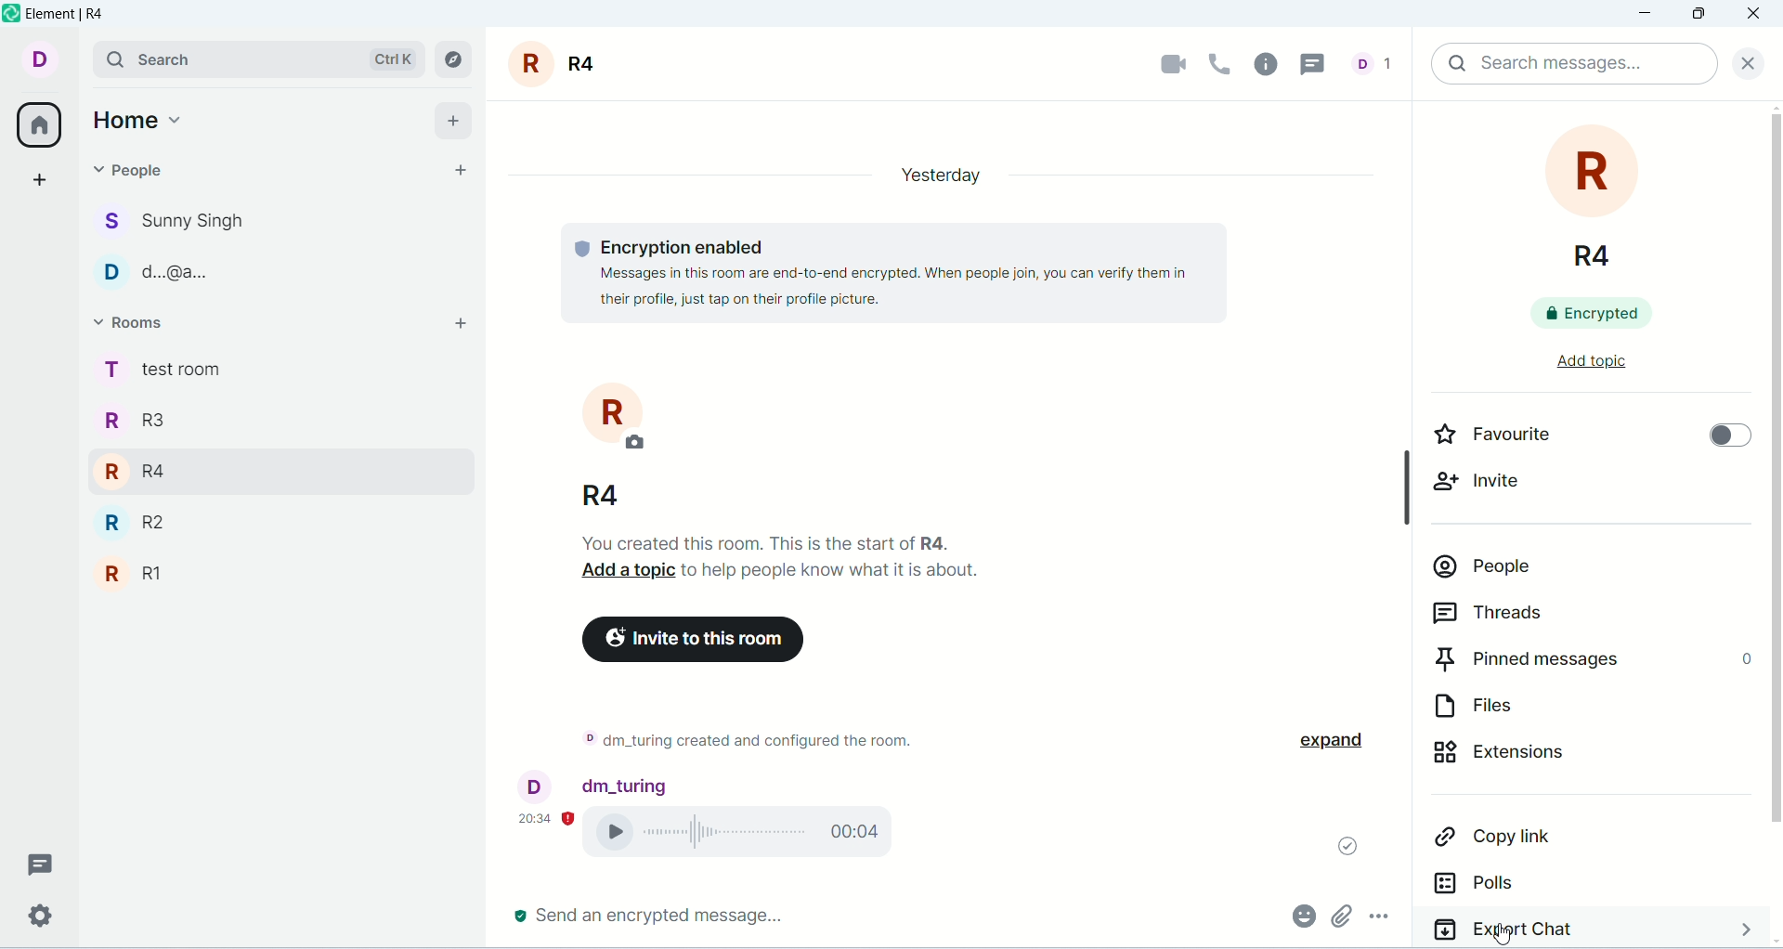 The width and height of the screenshot is (1783, 949). I want to click on start chat, so click(455, 171).